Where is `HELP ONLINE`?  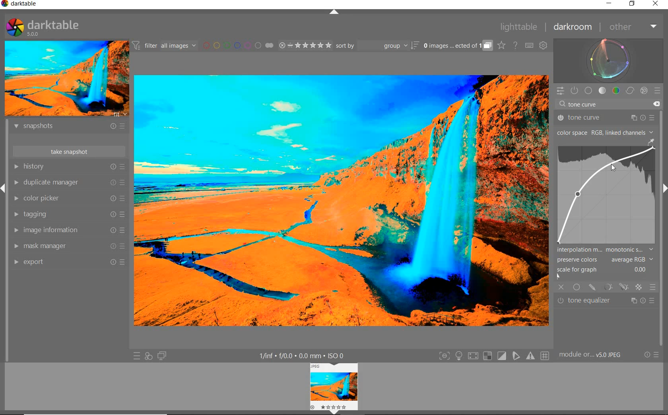 HELP ONLINE is located at coordinates (515, 45).